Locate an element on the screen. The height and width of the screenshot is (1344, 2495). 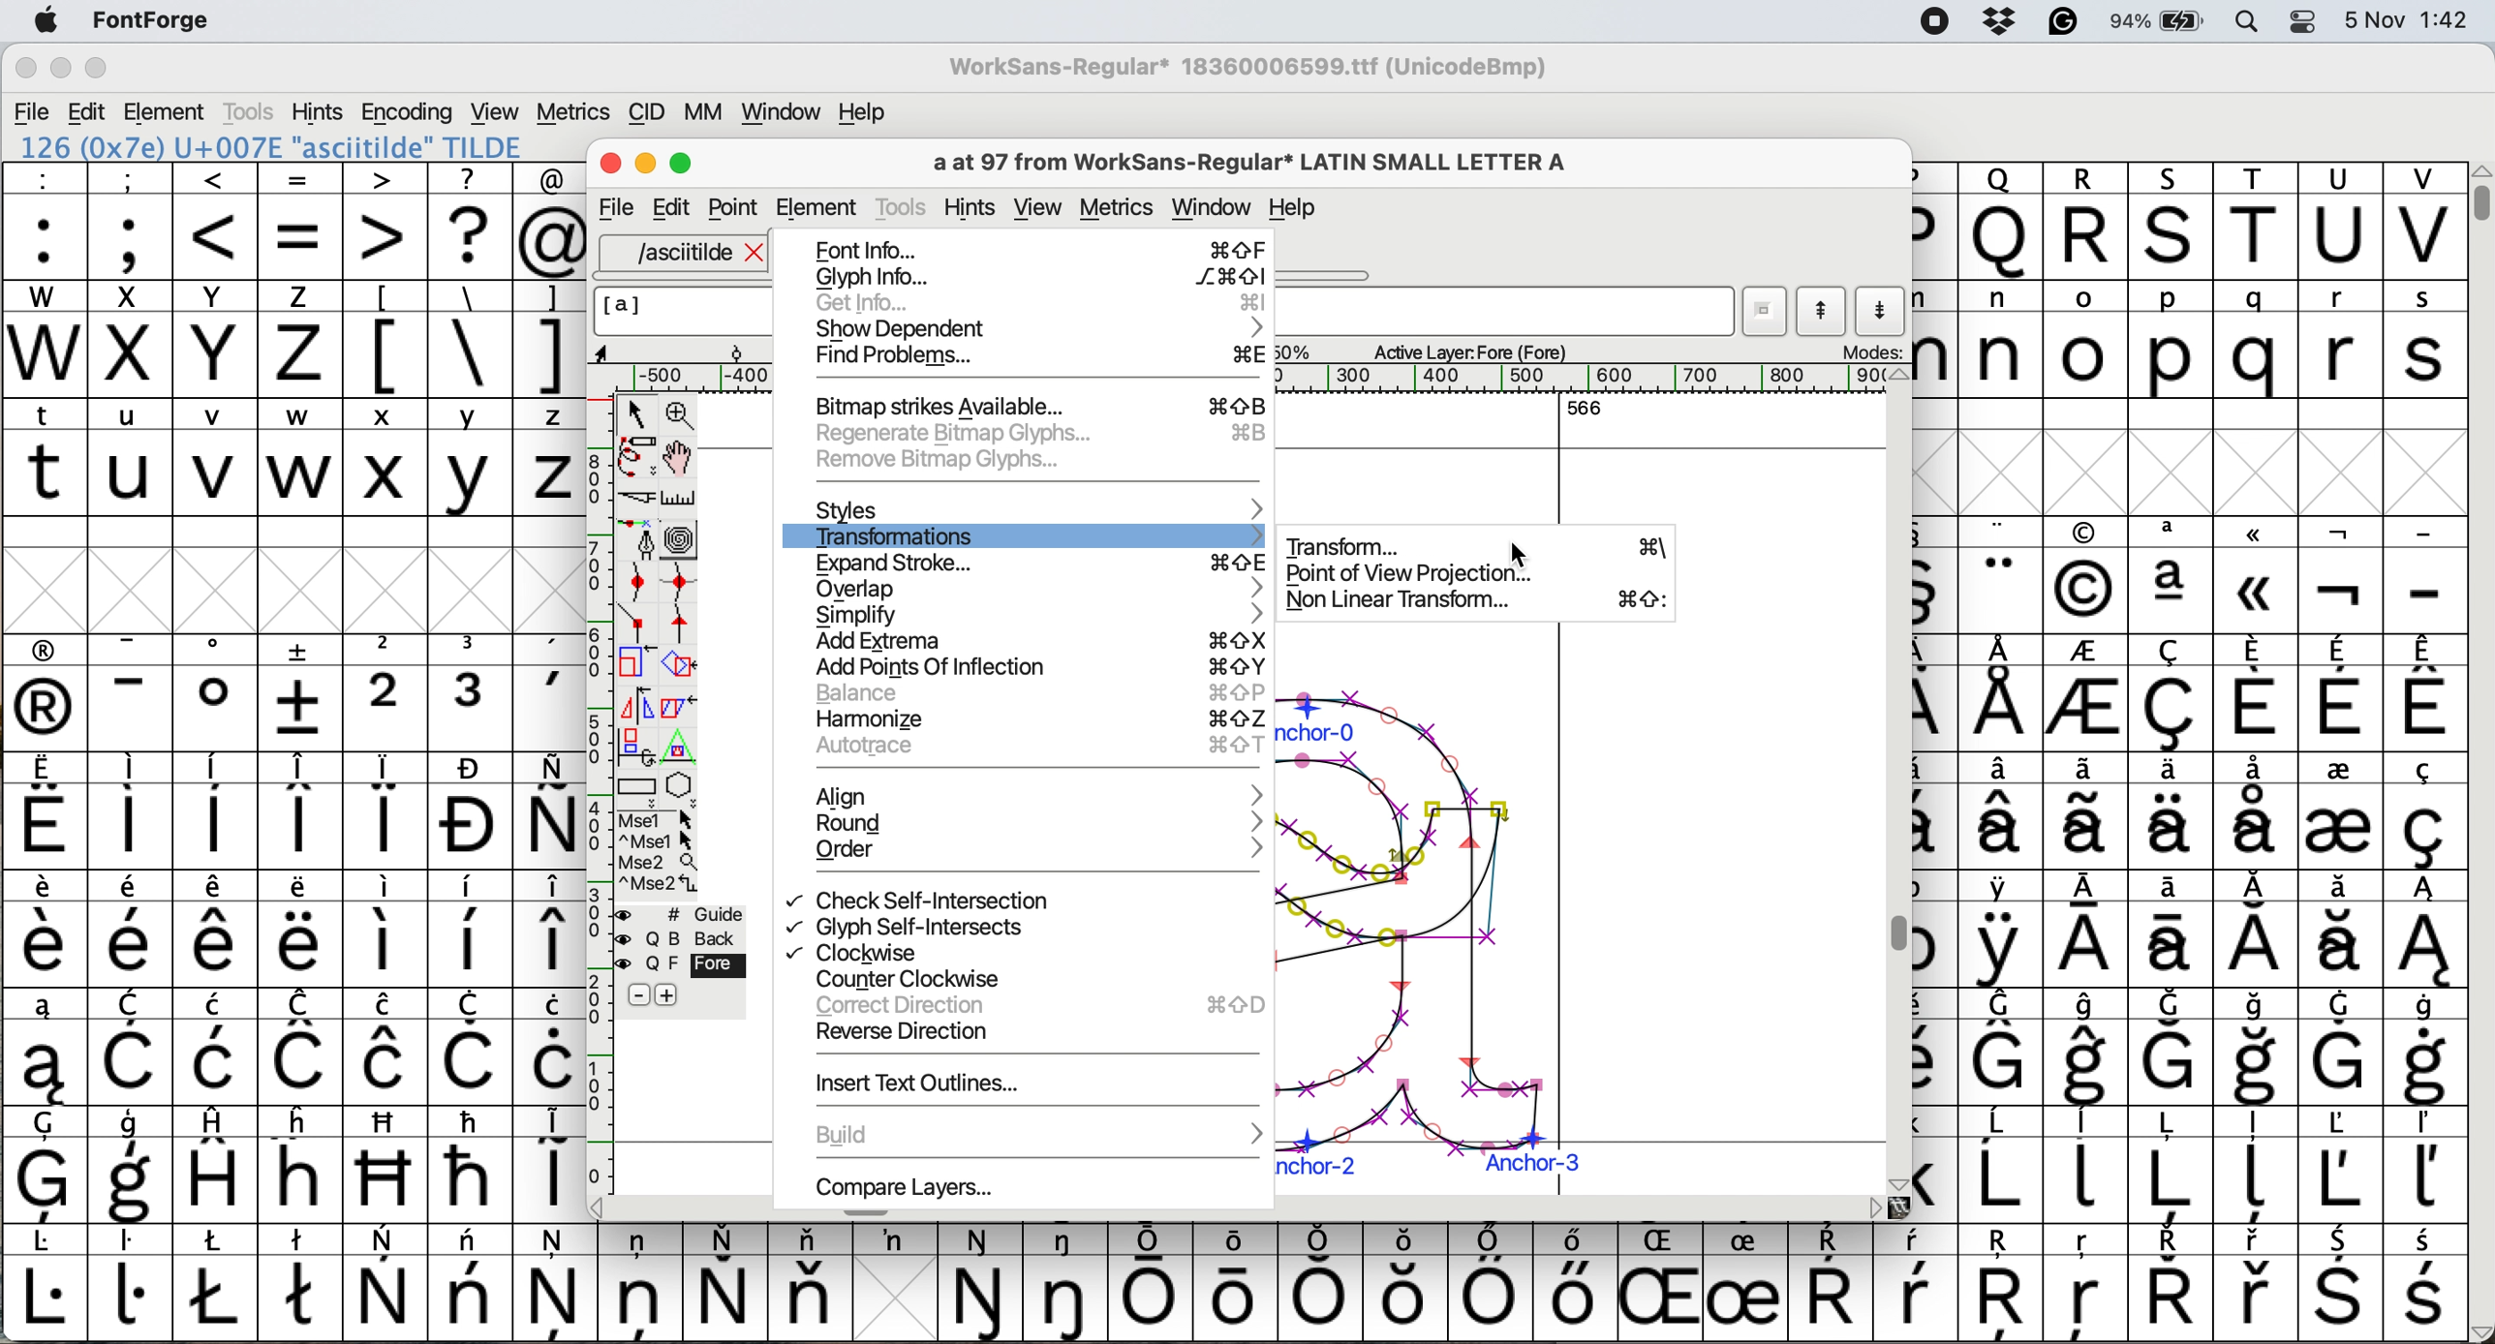
cut splines in two is located at coordinates (638, 500).